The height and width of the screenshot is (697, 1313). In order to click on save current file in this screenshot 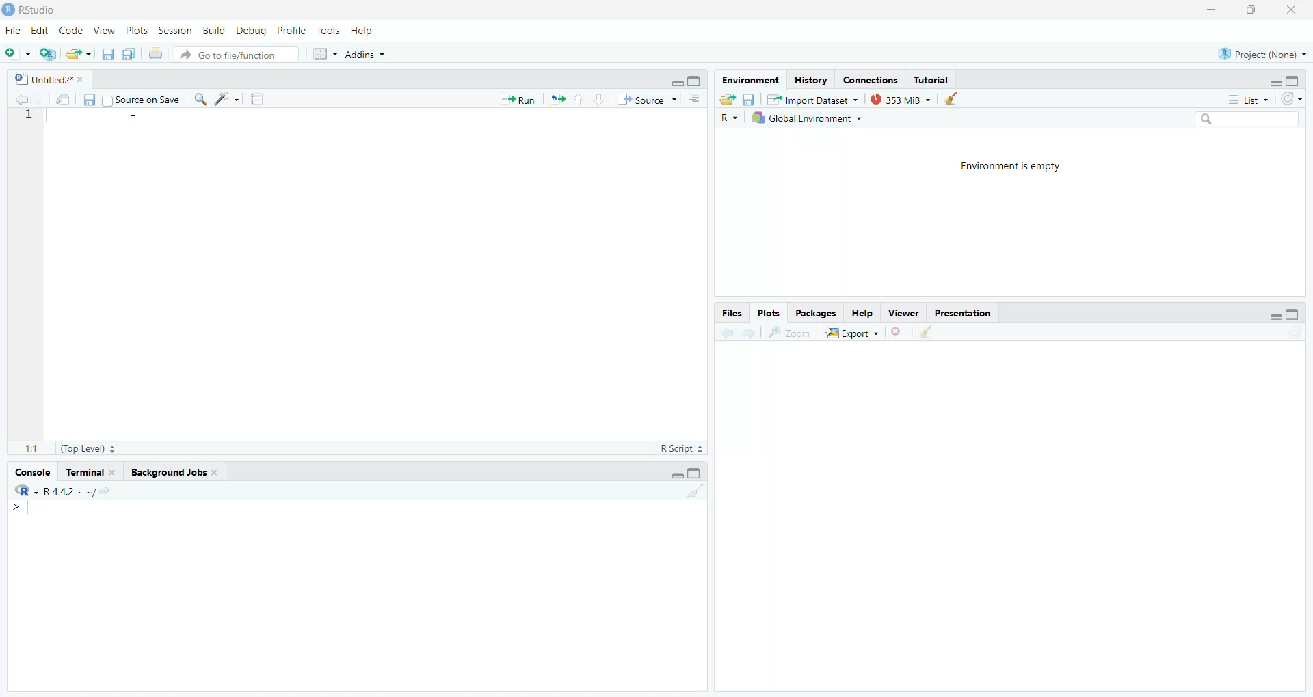, I will do `click(89, 102)`.